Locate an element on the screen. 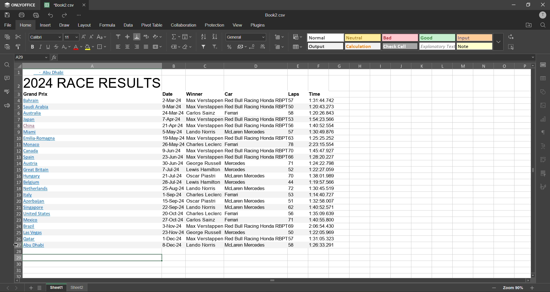 The height and width of the screenshot is (292, 550). table is located at coordinates (544, 79).